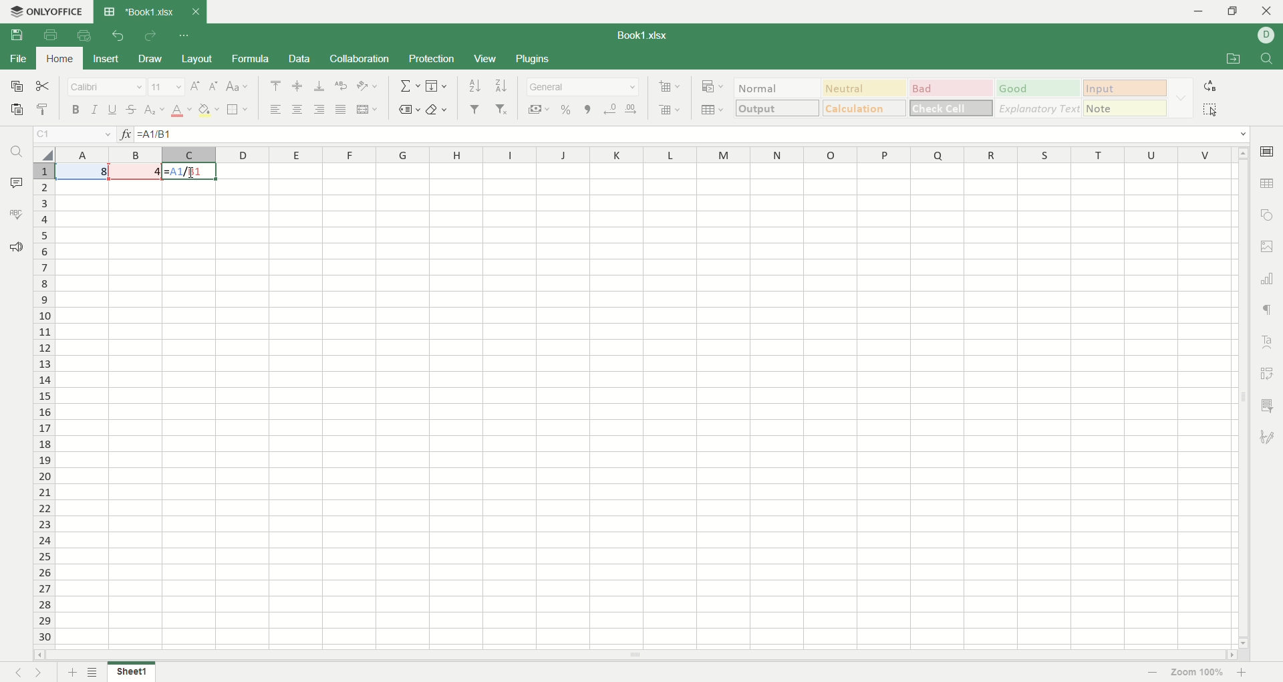 This screenshot has height=682, width=1283. Describe the element at coordinates (865, 88) in the screenshot. I see `neutral` at that location.